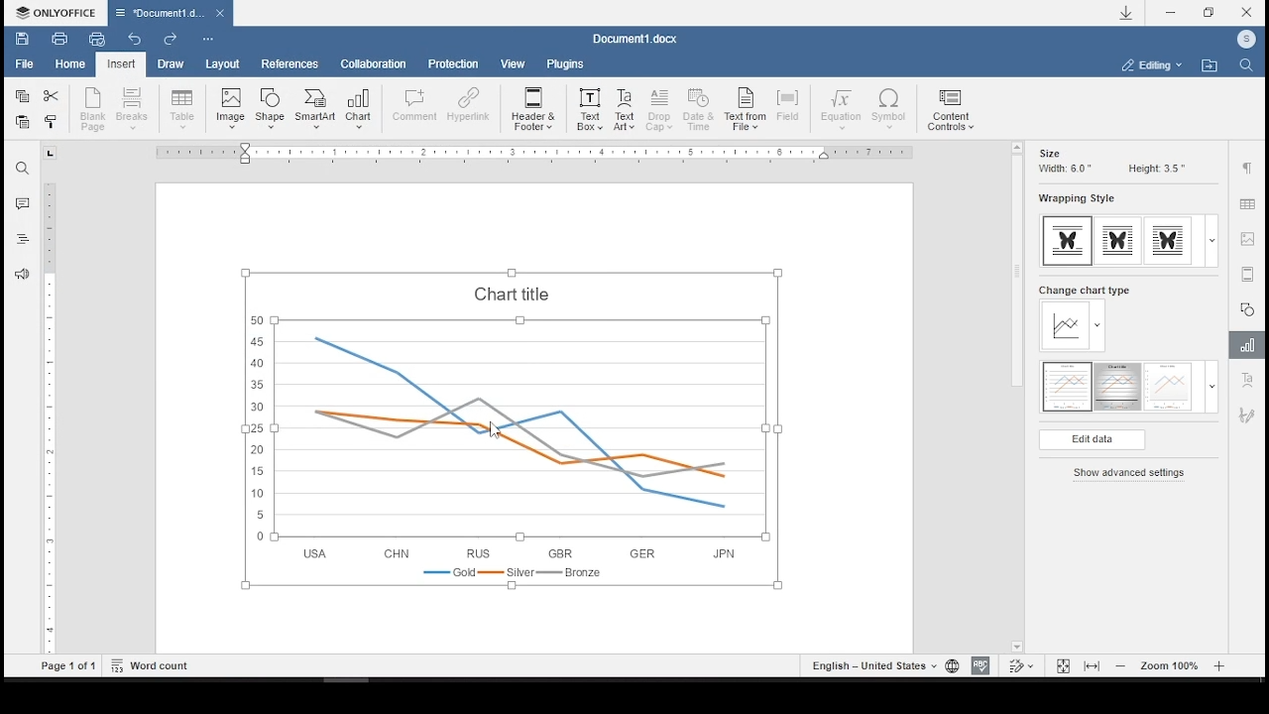 This screenshot has width=1269, height=714. What do you see at coordinates (1095, 664) in the screenshot?
I see `fit to width` at bounding box center [1095, 664].